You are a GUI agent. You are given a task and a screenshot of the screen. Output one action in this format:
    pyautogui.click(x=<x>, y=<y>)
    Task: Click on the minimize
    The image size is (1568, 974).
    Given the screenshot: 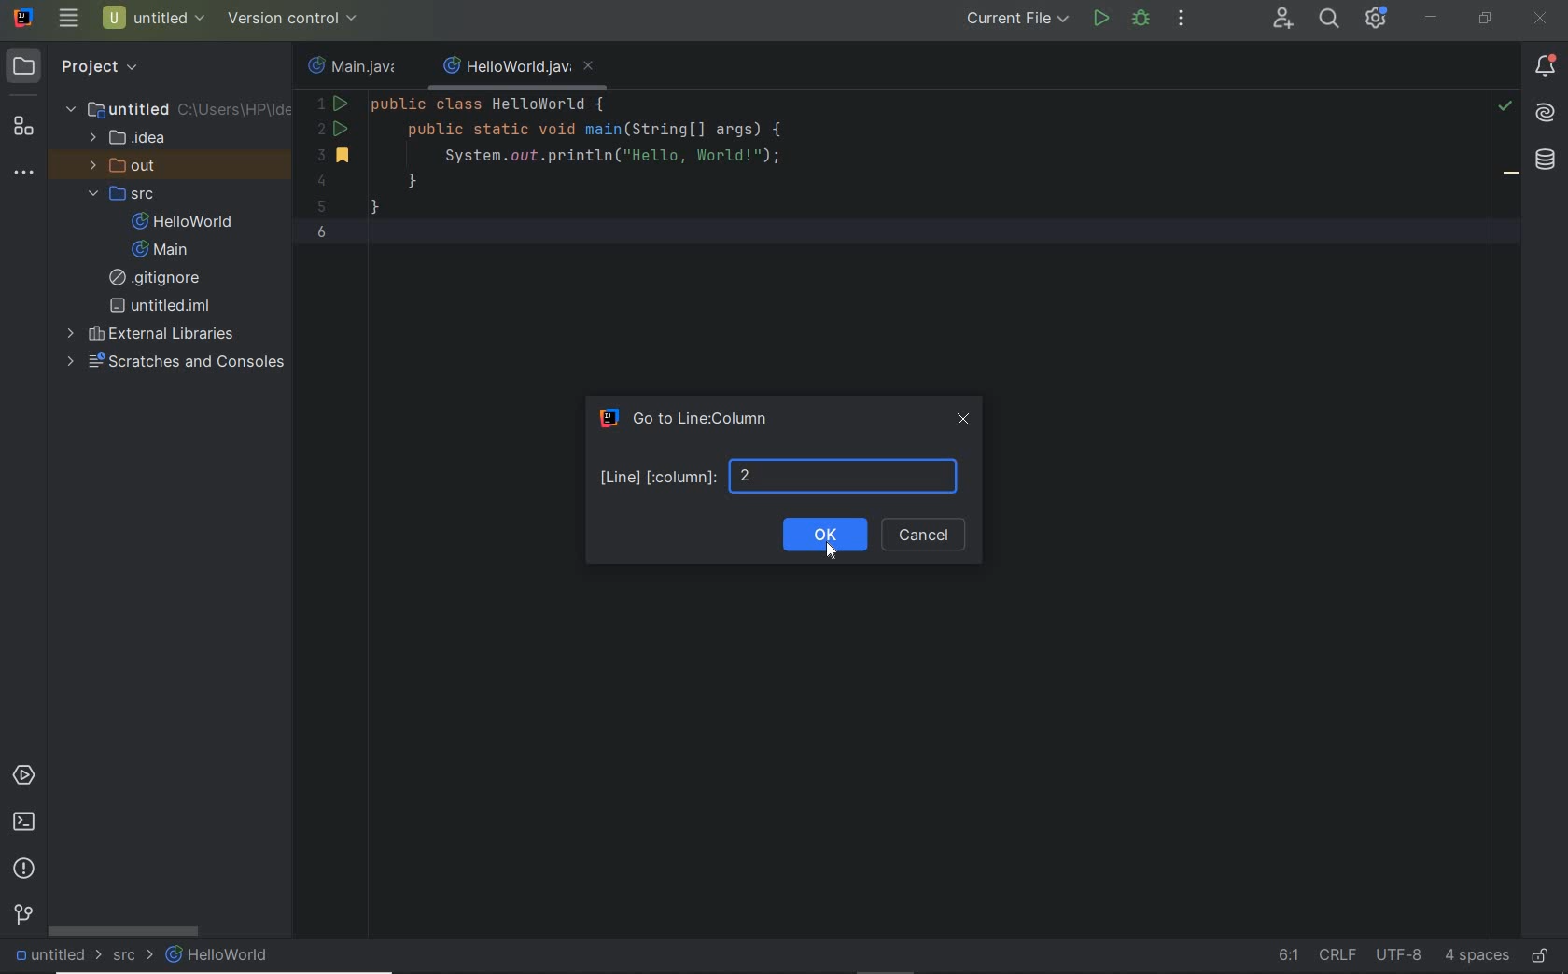 What is the action you would take?
    pyautogui.click(x=1432, y=18)
    